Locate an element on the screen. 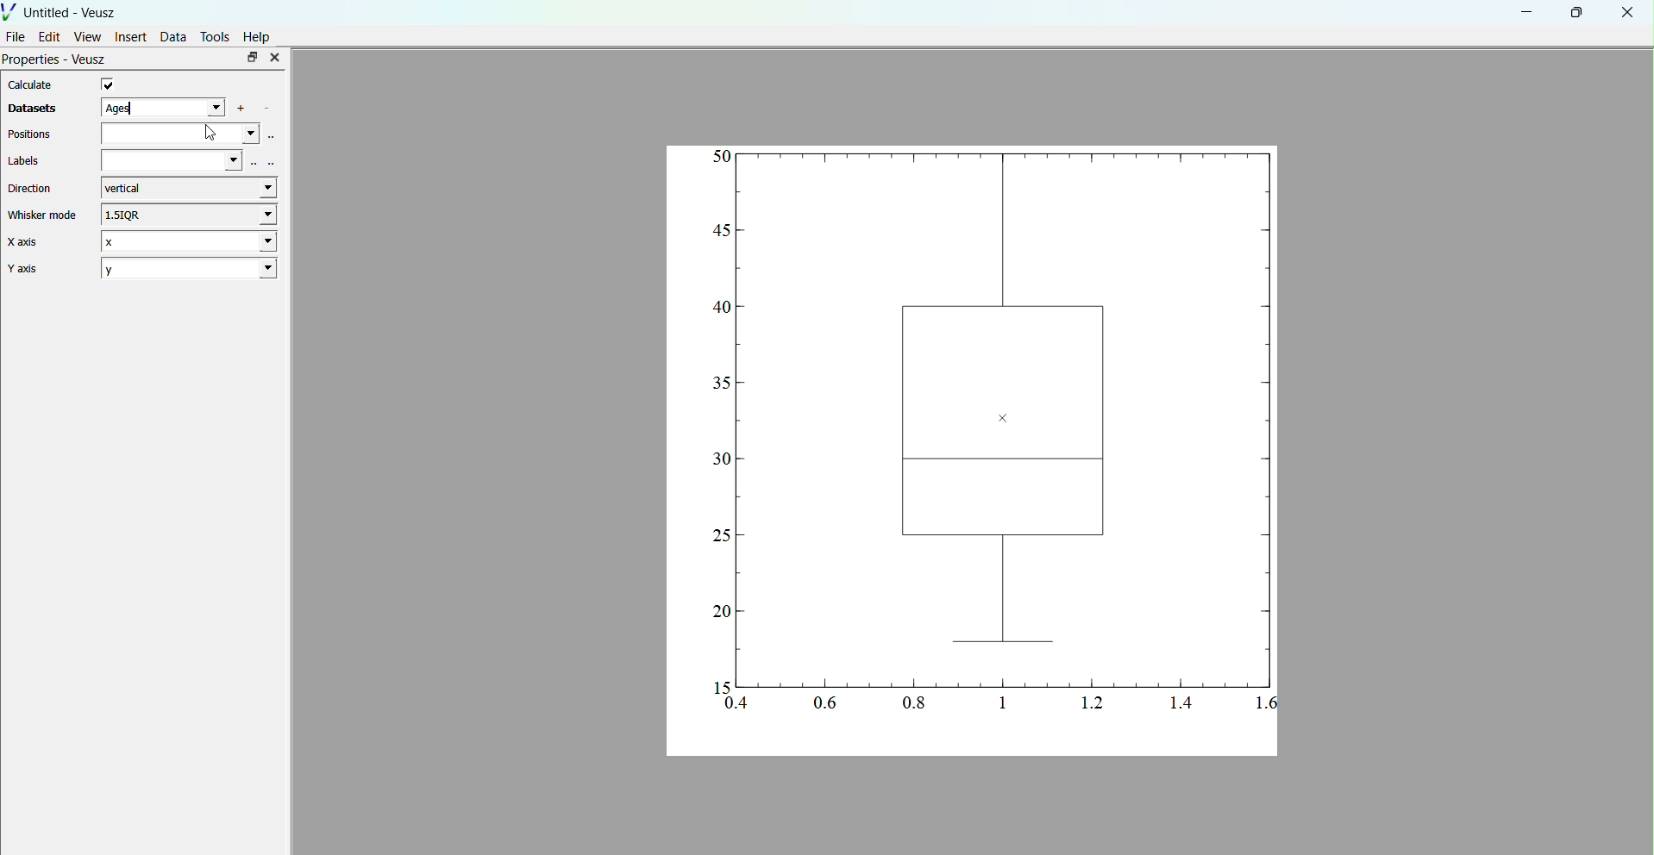 The height and width of the screenshot is (855, 1654). Help is located at coordinates (258, 37).